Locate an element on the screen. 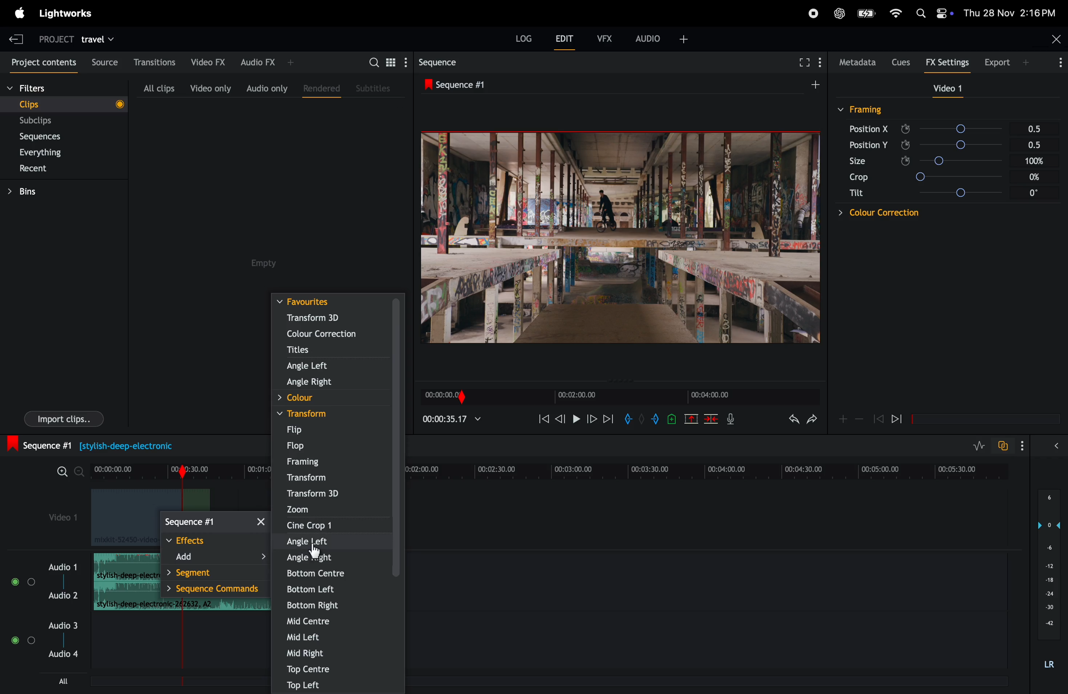 The image size is (1068, 694). zoom is located at coordinates (334, 509).